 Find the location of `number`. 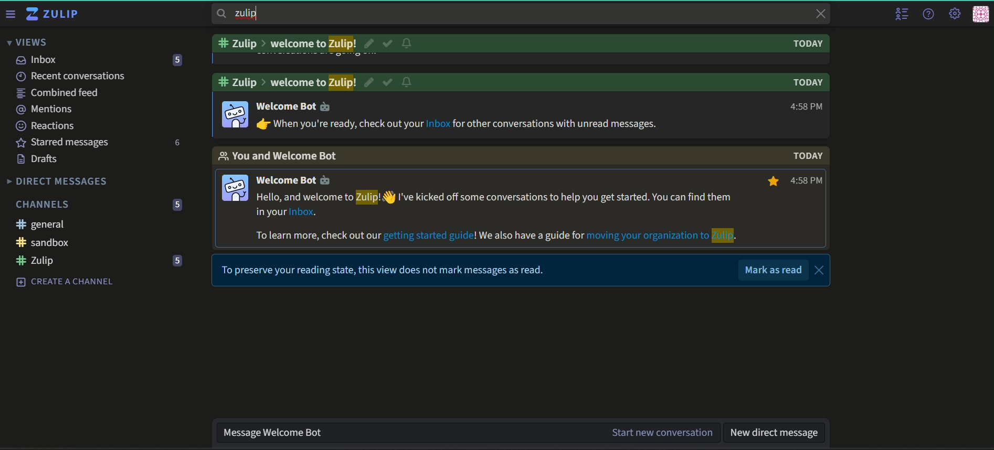

number is located at coordinates (178, 143).